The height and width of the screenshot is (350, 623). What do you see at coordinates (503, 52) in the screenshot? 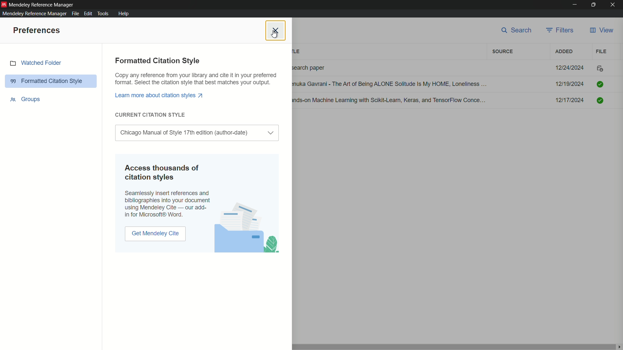
I see `source` at bounding box center [503, 52].